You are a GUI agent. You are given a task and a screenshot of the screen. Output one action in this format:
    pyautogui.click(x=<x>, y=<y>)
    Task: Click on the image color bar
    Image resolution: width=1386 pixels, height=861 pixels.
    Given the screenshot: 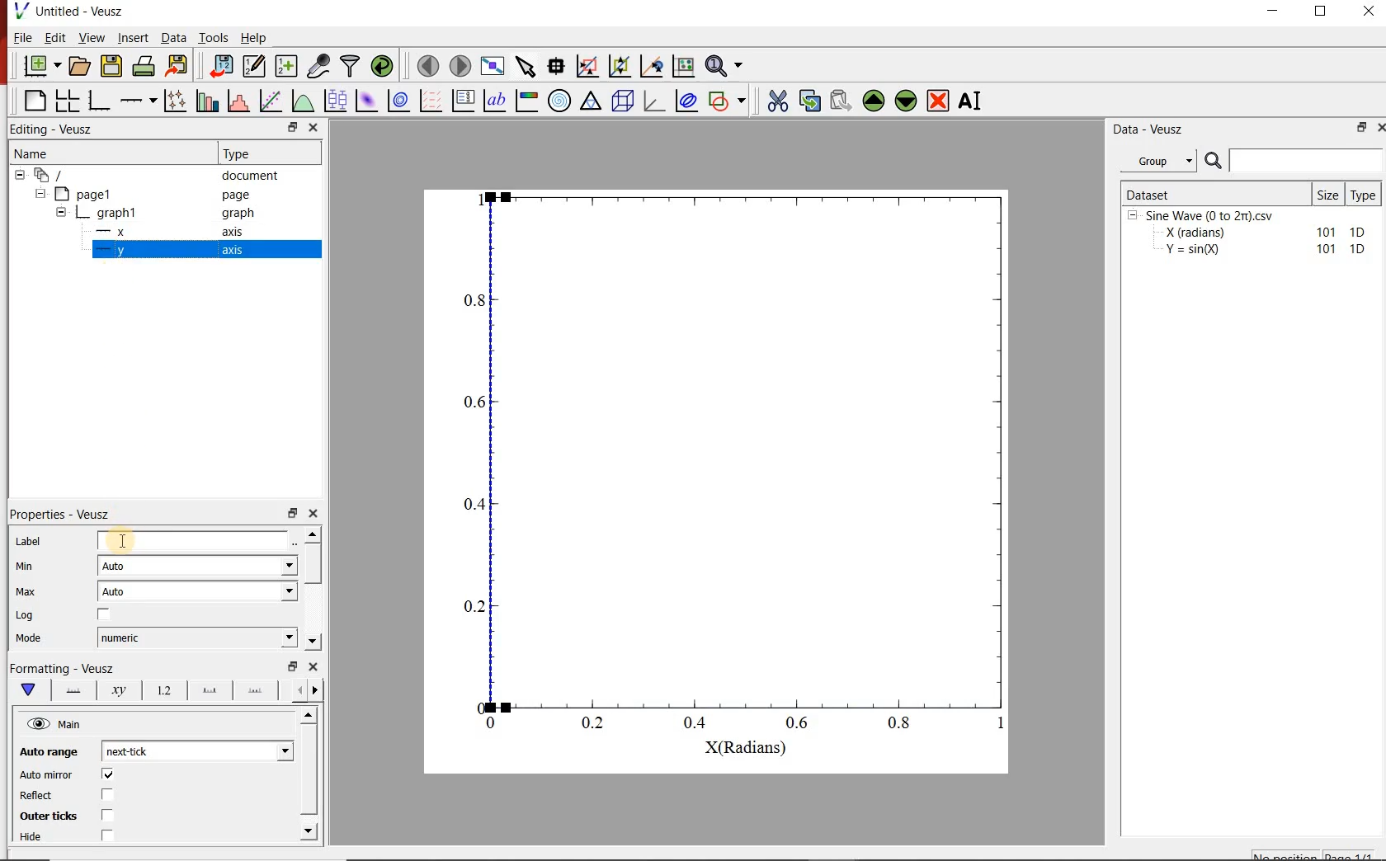 What is the action you would take?
    pyautogui.click(x=526, y=100)
    